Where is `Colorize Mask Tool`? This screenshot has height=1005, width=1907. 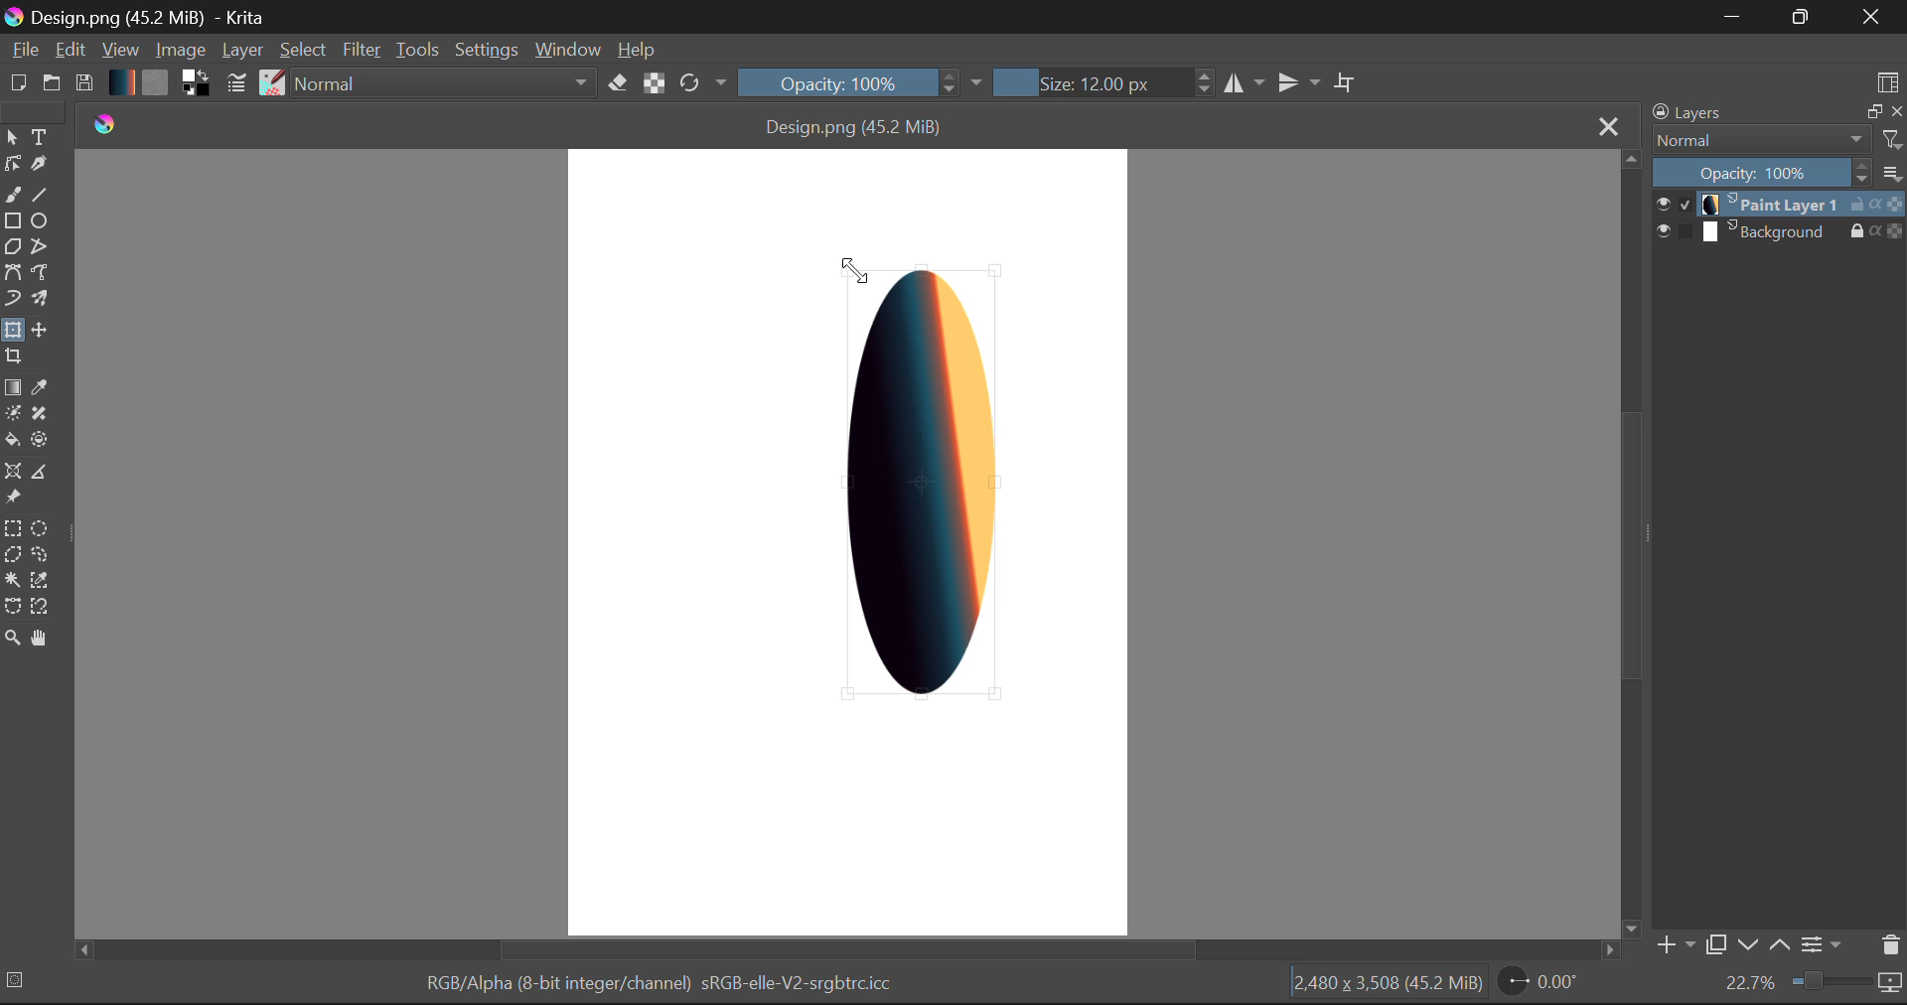
Colorize Mask Tool is located at coordinates (12, 413).